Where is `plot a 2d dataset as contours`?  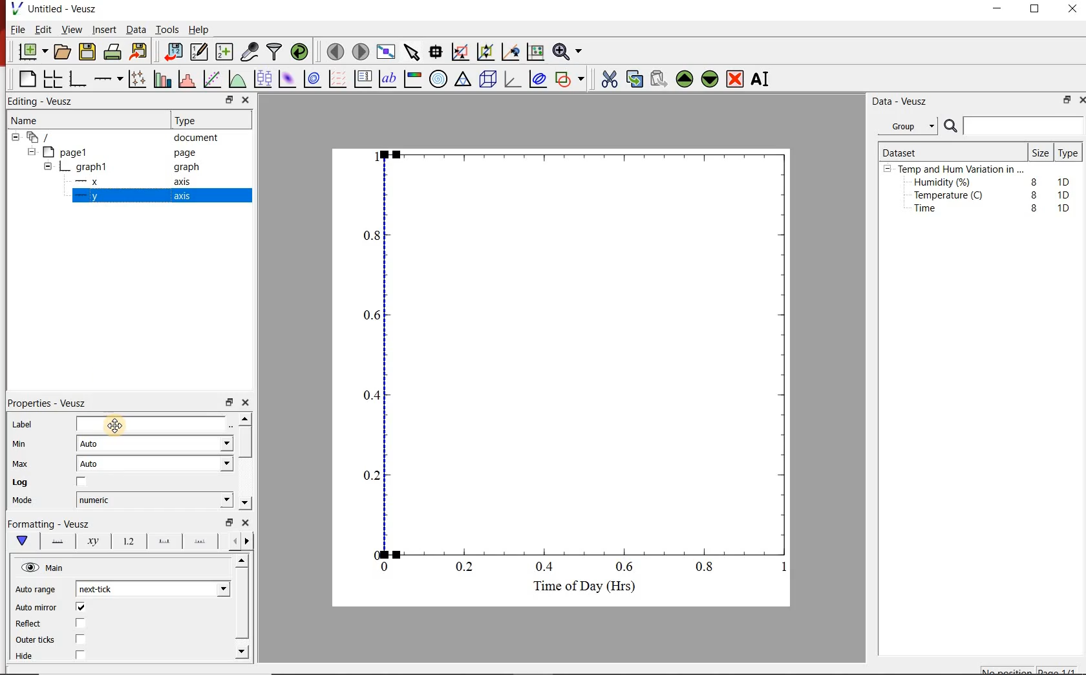
plot a 2d dataset as contours is located at coordinates (315, 80).